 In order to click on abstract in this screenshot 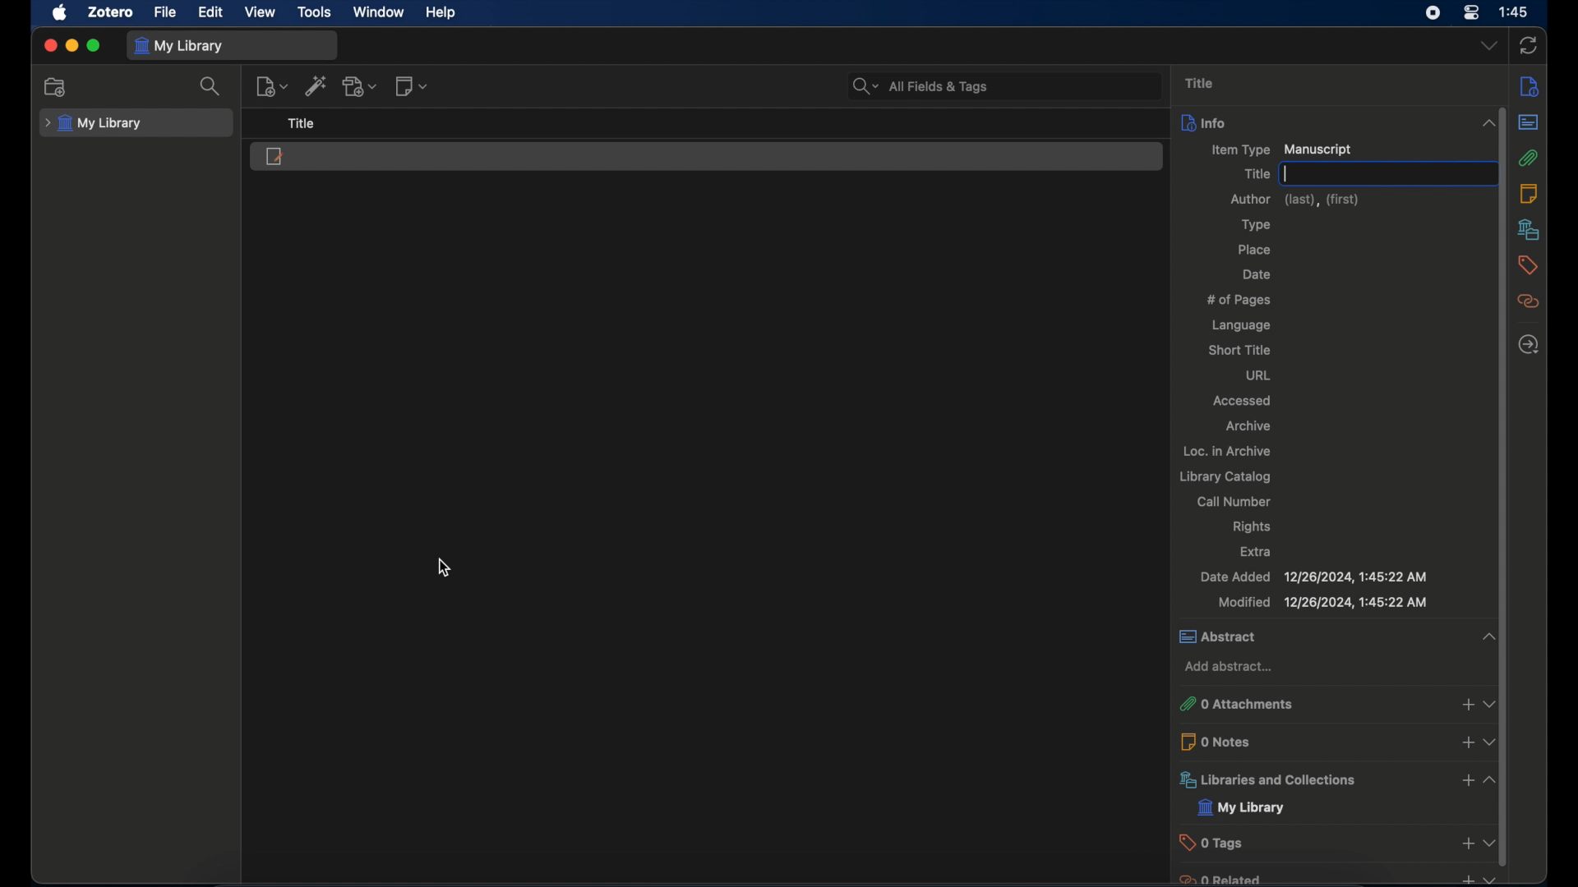, I will do `click(1529, 122)`.